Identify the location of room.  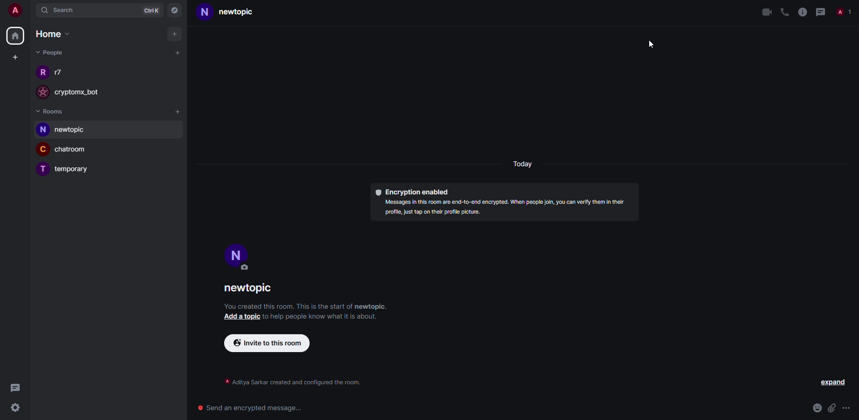
(68, 130).